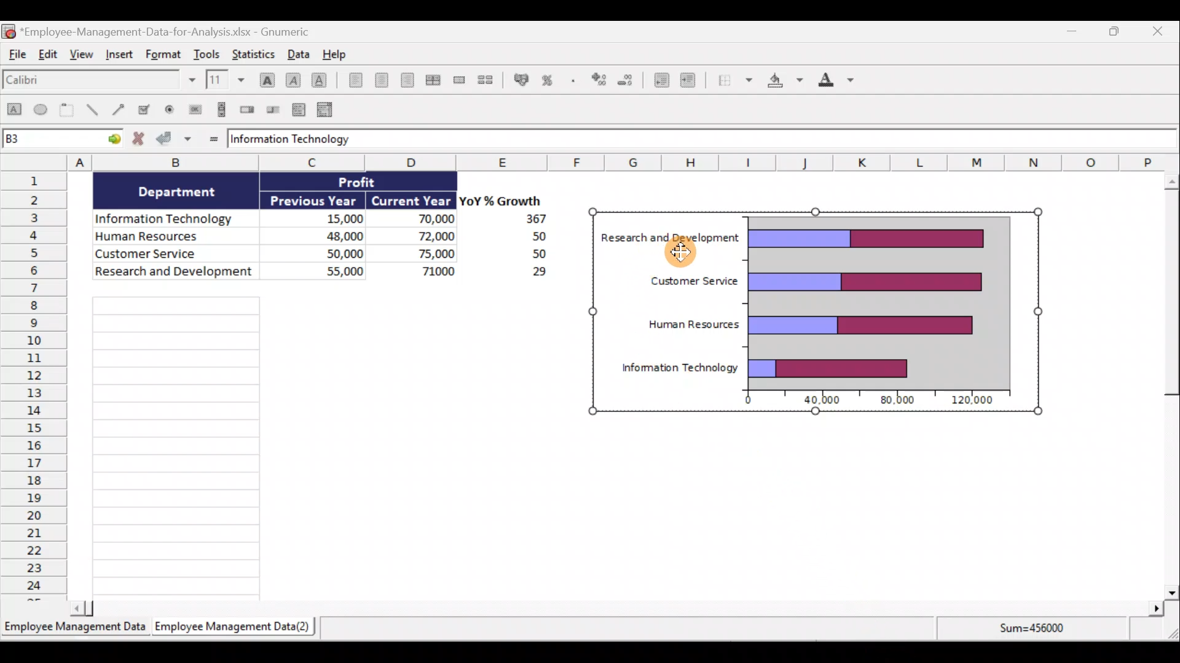 The height and width of the screenshot is (663, 1180). I want to click on Create a spin button, so click(248, 109).